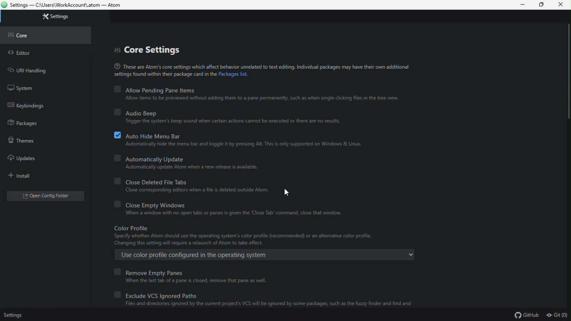  Describe the element at coordinates (150, 159) in the screenshot. I see `Automatically Update` at that location.